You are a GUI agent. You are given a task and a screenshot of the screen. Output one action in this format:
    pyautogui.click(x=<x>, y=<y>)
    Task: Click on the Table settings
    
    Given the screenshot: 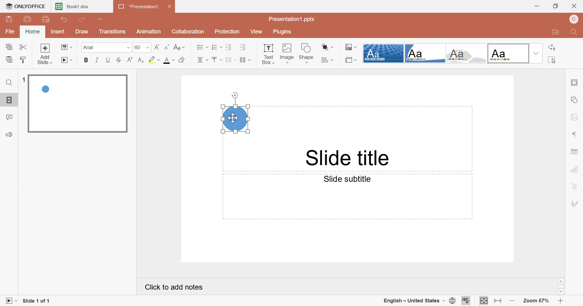 What is the action you would take?
    pyautogui.click(x=576, y=150)
    